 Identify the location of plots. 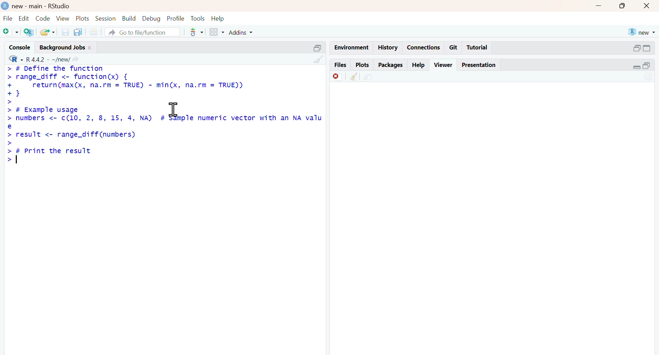
(362, 65).